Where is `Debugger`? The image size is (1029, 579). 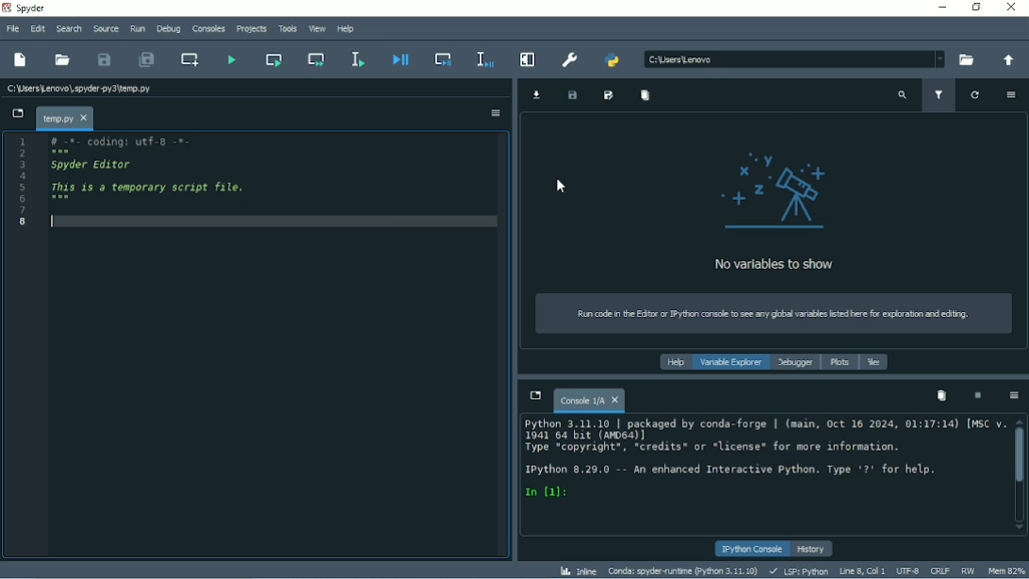
Debugger is located at coordinates (795, 363).